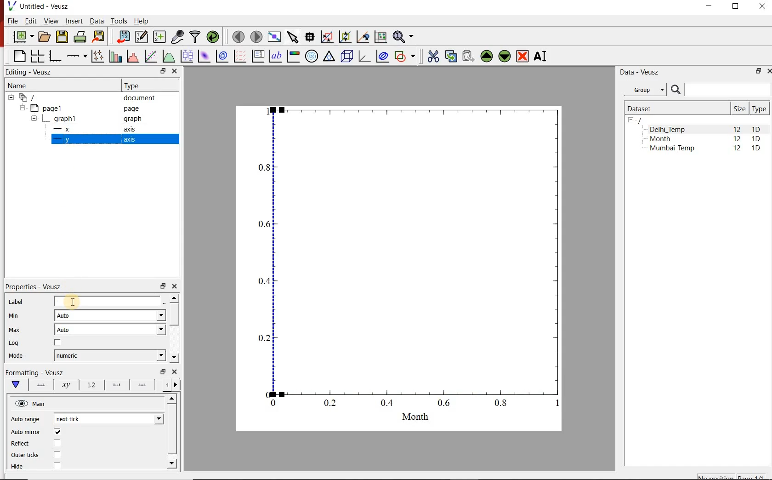  What do you see at coordinates (174, 328) in the screenshot?
I see `scrollbar` at bounding box center [174, 328].